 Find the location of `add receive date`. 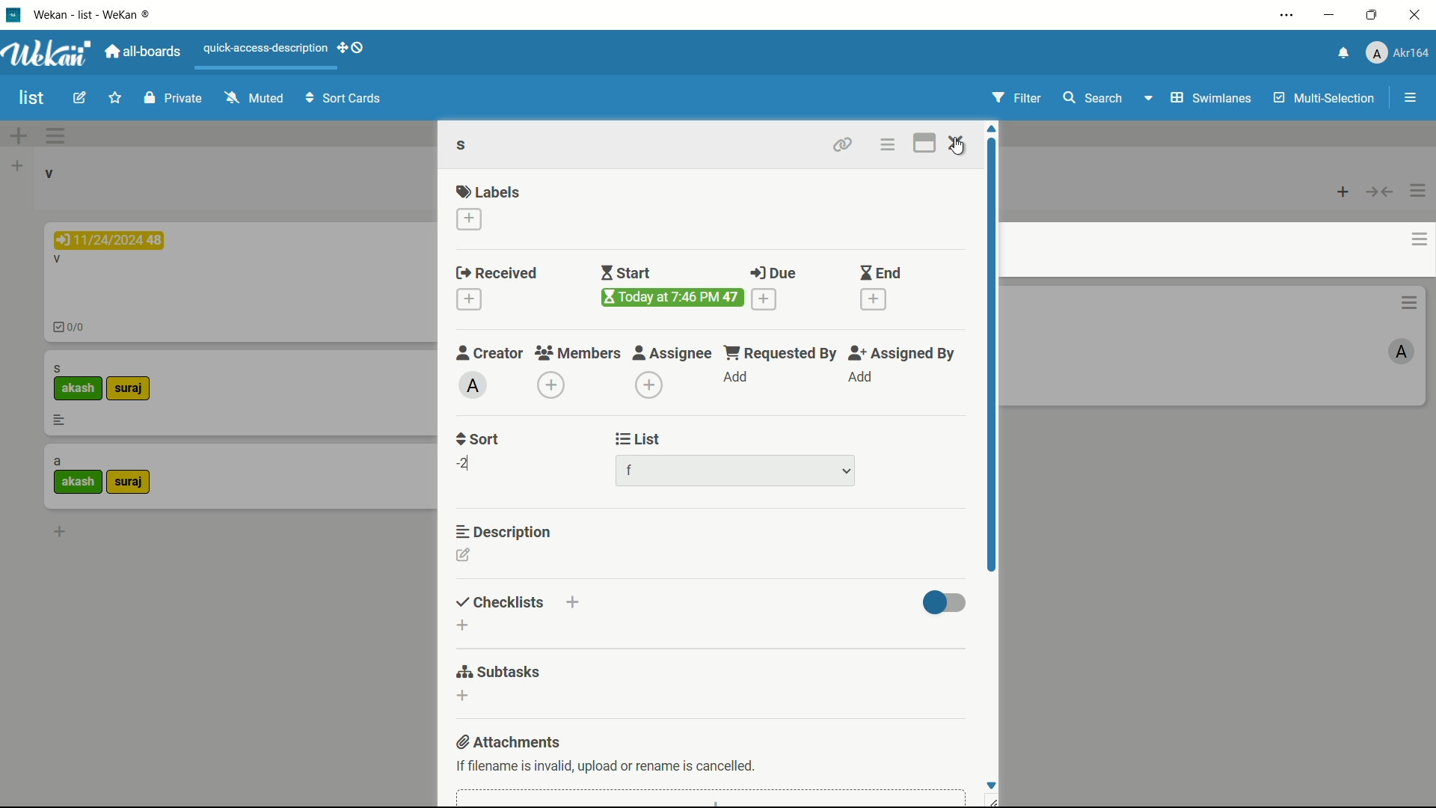

add receive date is located at coordinates (469, 299).